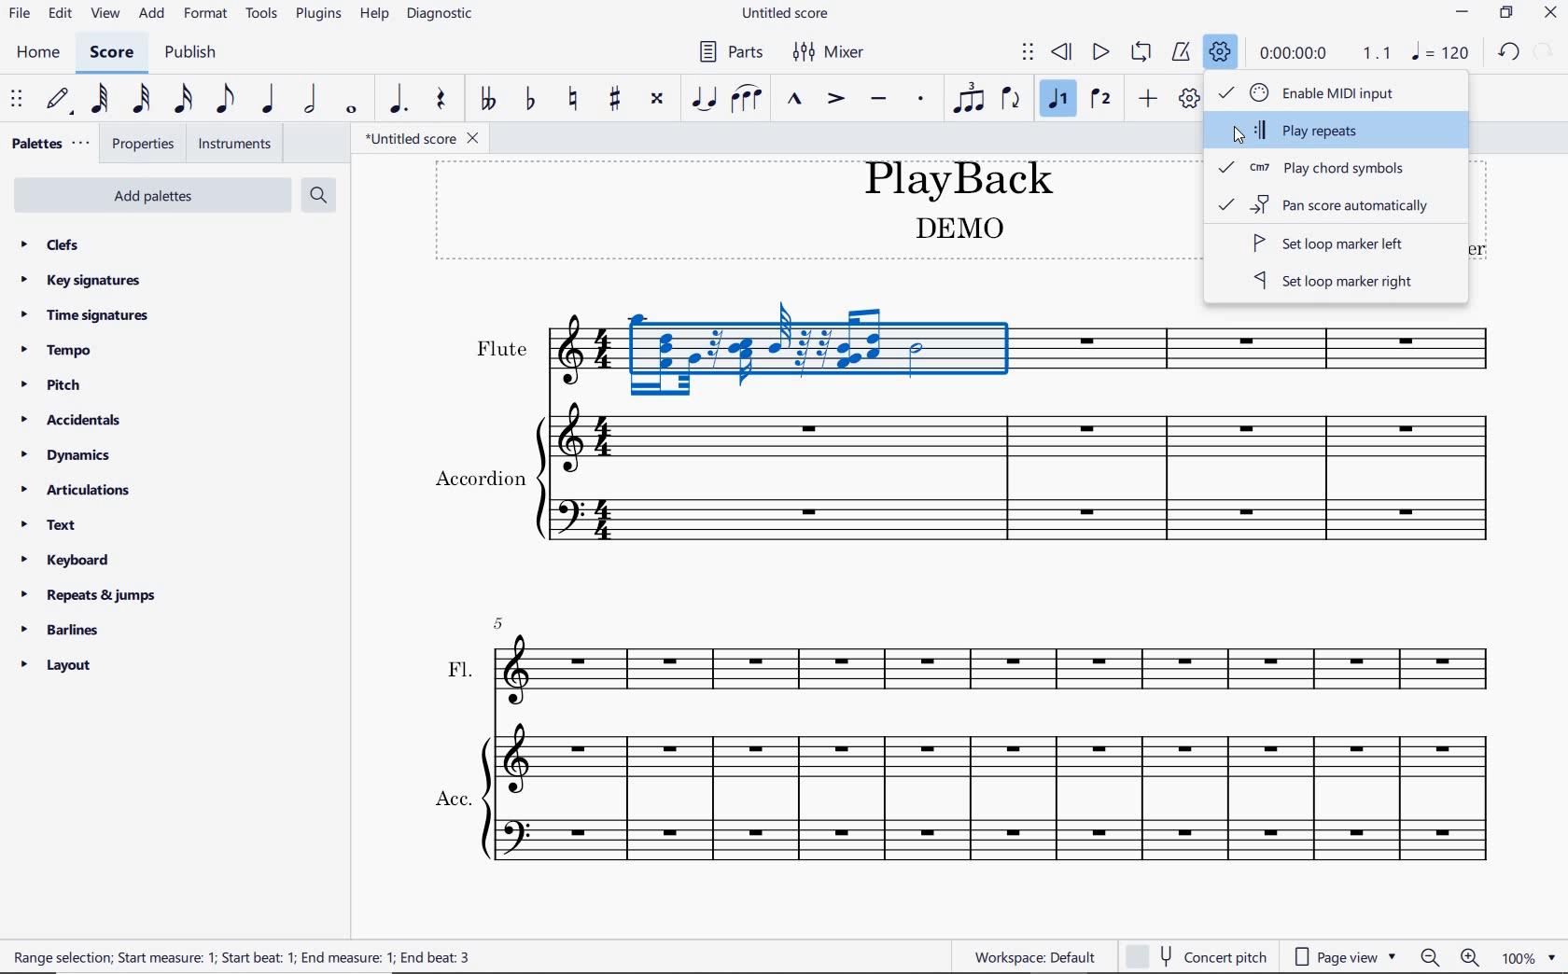 The height and width of the screenshot is (974, 1568). Describe the element at coordinates (784, 12) in the screenshot. I see `file name` at that location.